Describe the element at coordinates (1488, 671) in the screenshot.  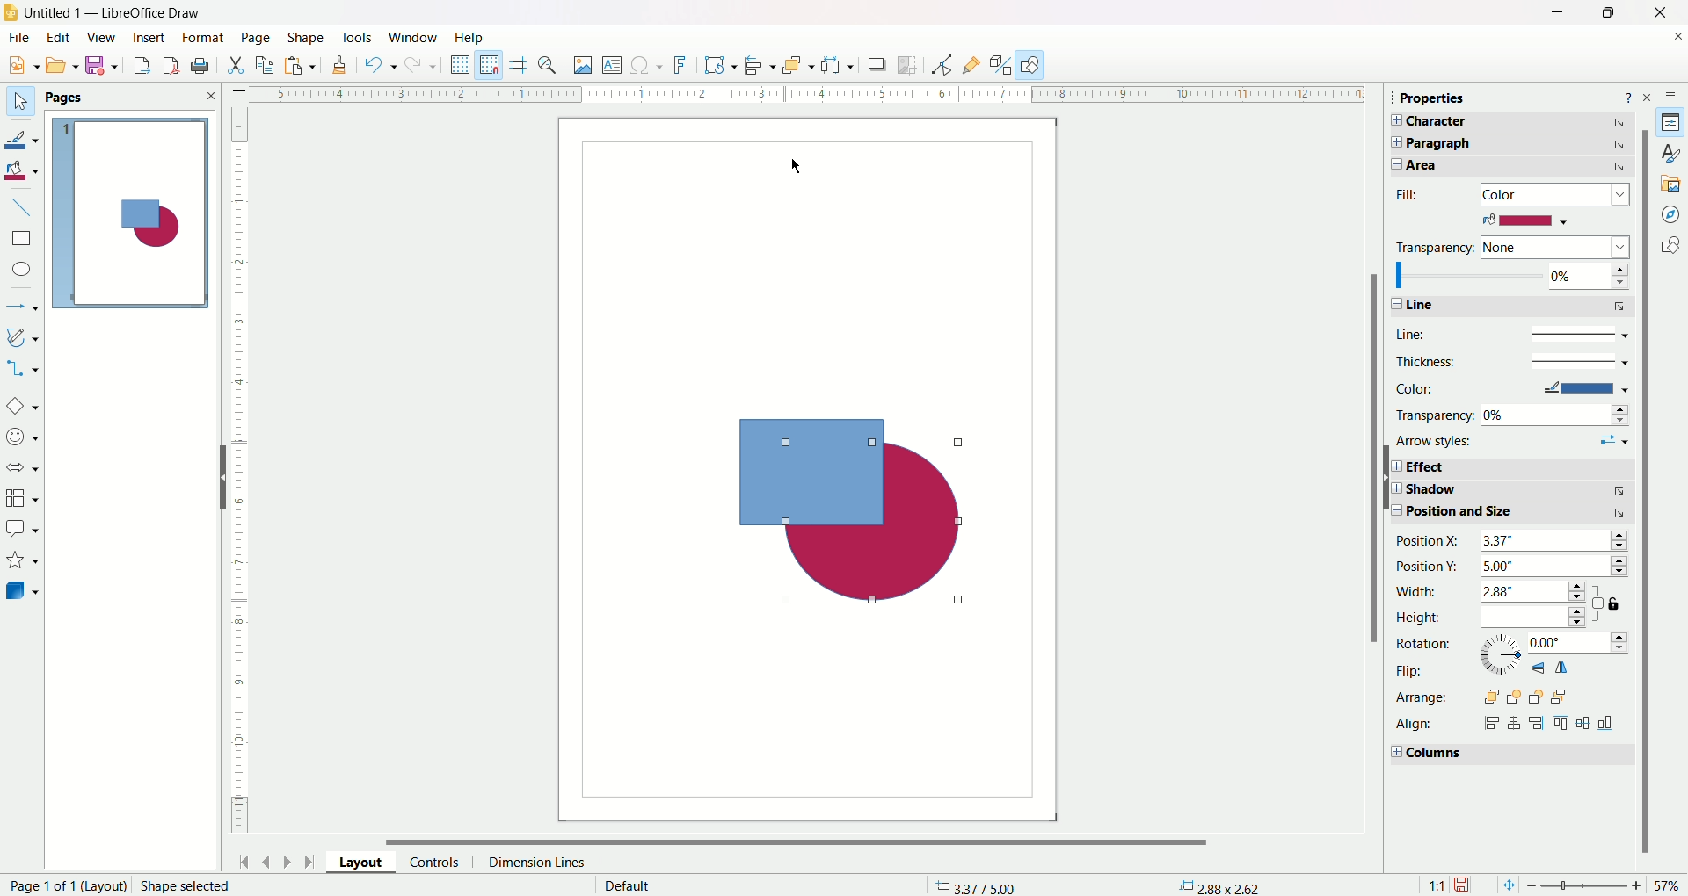
I see `flip` at that location.